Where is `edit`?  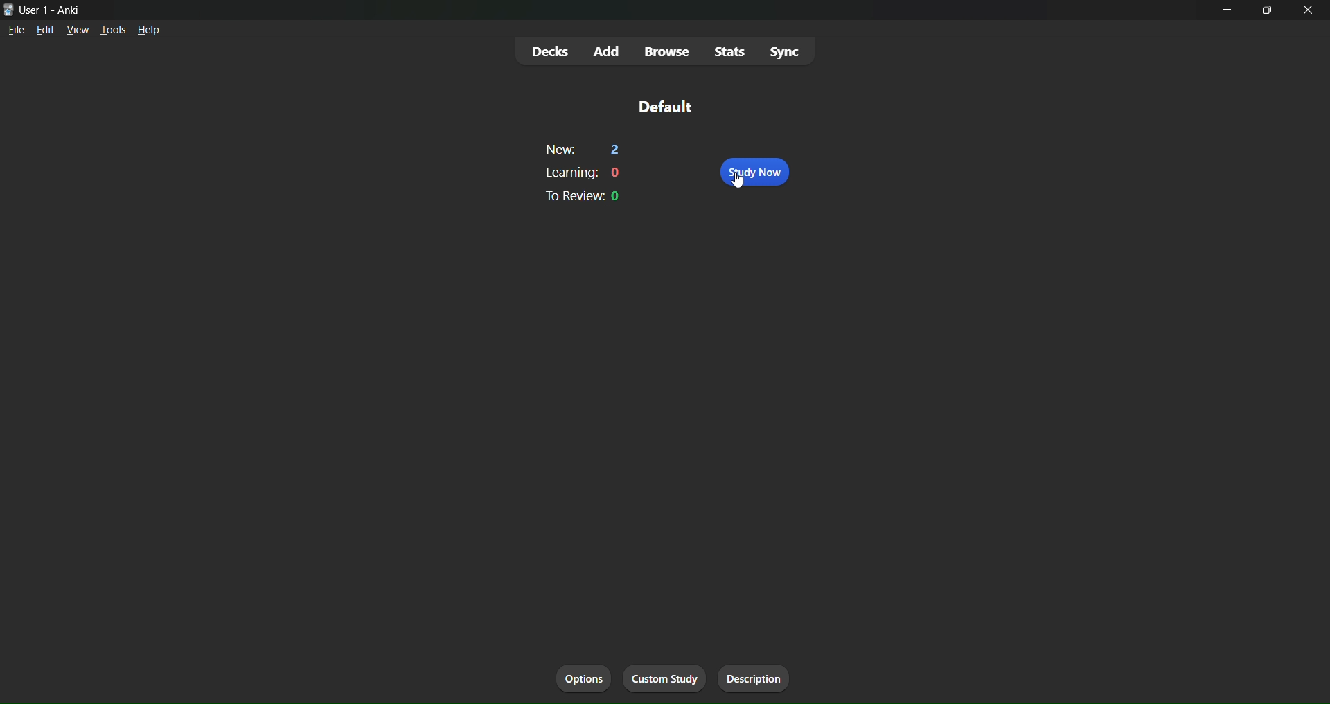
edit is located at coordinates (45, 32).